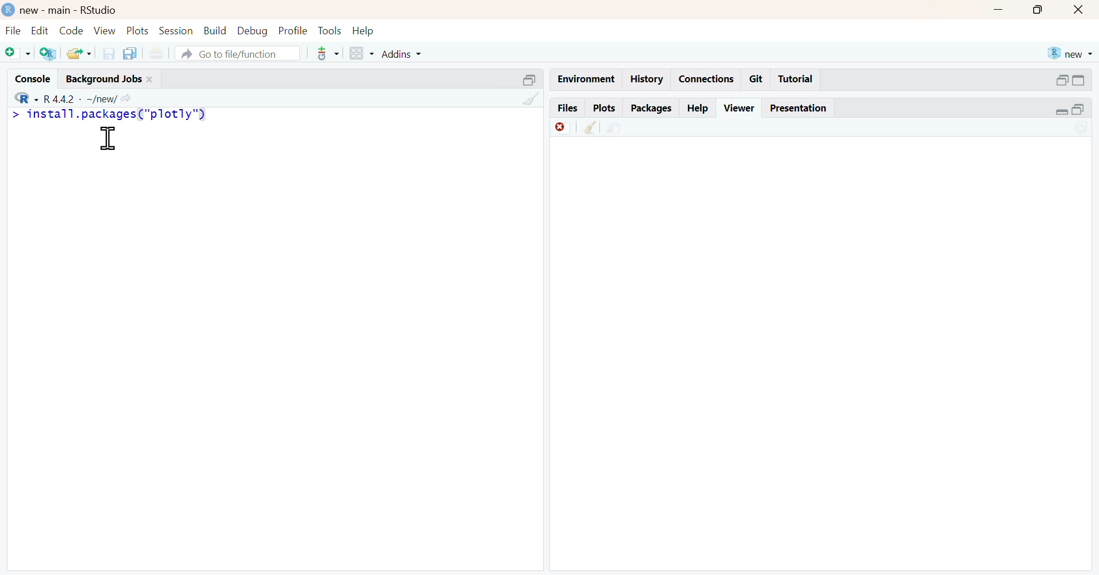 This screenshot has width=1099, height=575. What do you see at coordinates (238, 54) in the screenshot?
I see `go to file/function` at bounding box center [238, 54].